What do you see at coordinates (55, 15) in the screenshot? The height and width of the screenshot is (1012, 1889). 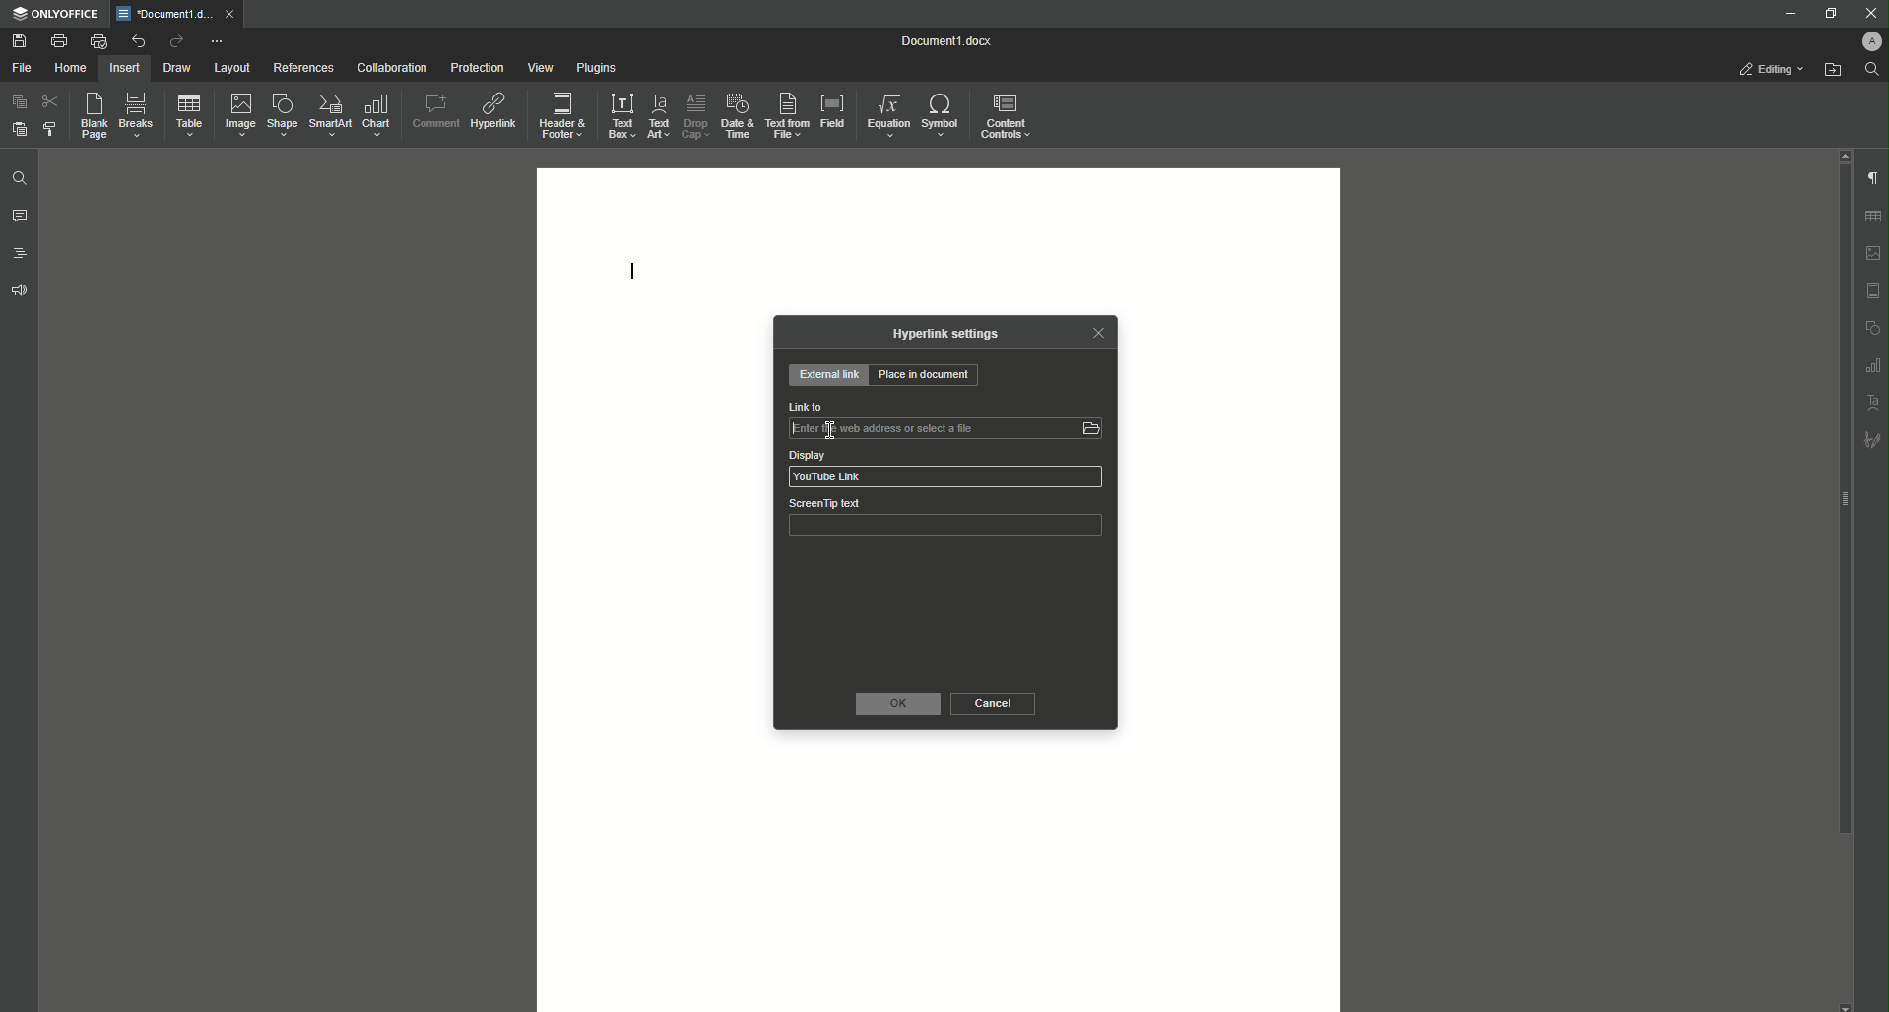 I see `ONLYOFFICE` at bounding box center [55, 15].